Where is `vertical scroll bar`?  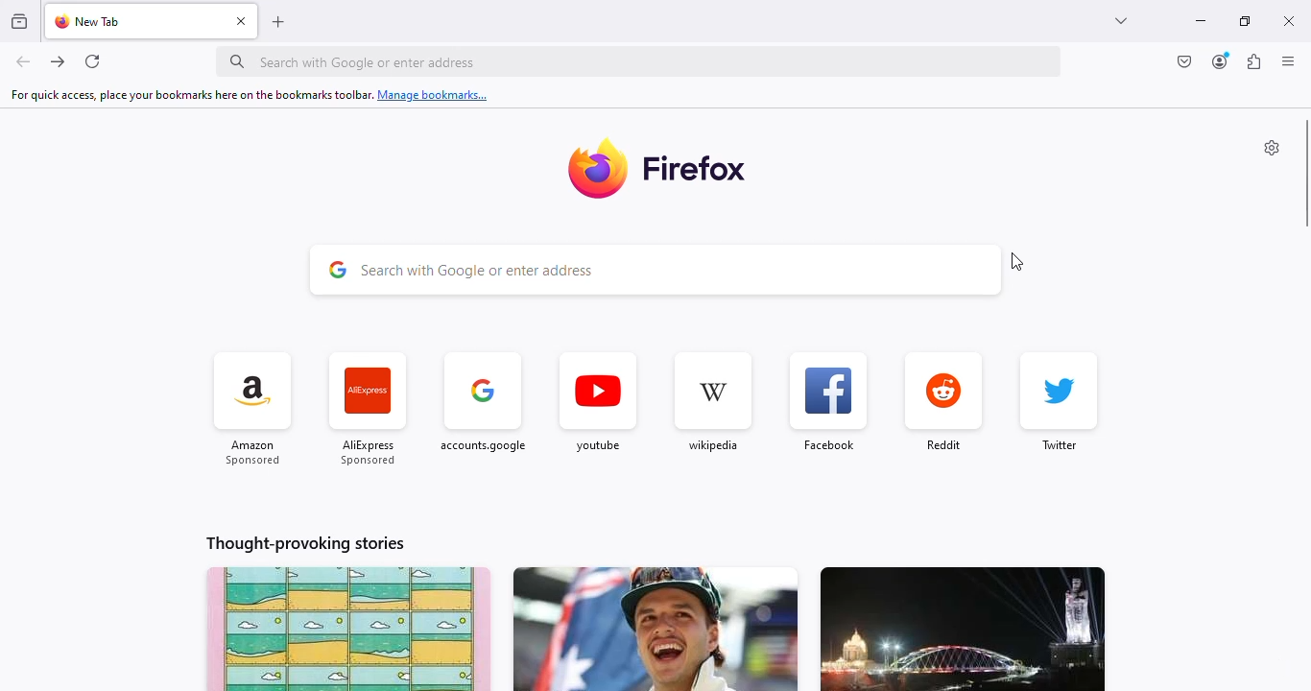 vertical scroll bar is located at coordinates (1308, 173).